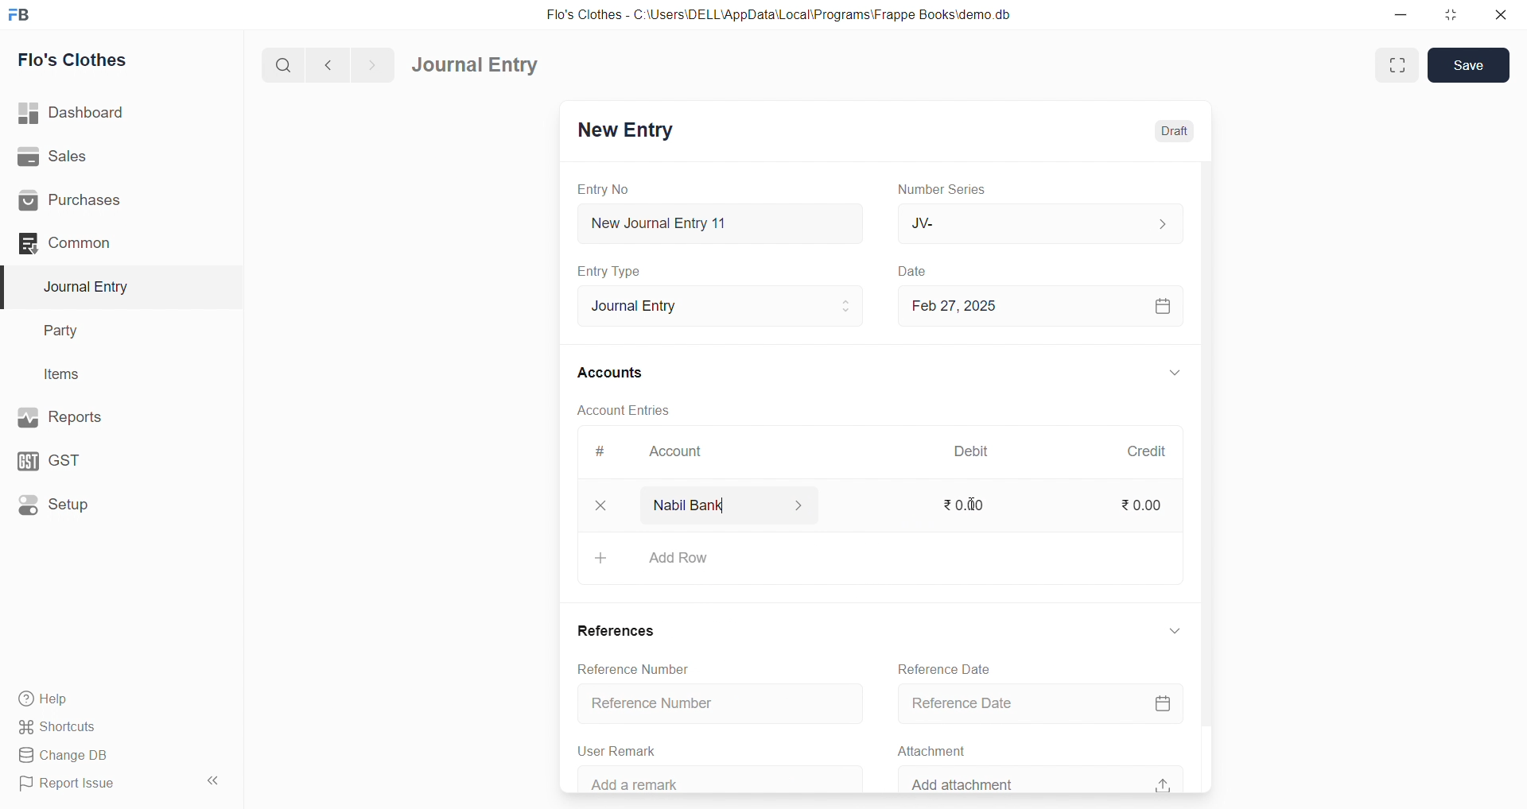 This screenshot has width=1527, height=809. What do you see at coordinates (1044, 778) in the screenshot?
I see `Add attachment` at bounding box center [1044, 778].